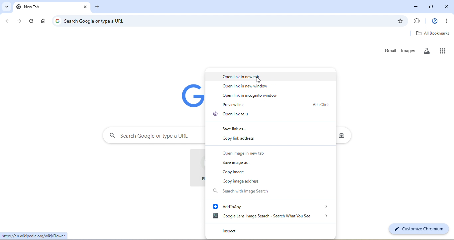  What do you see at coordinates (433, 6) in the screenshot?
I see `maximize` at bounding box center [433, 6].